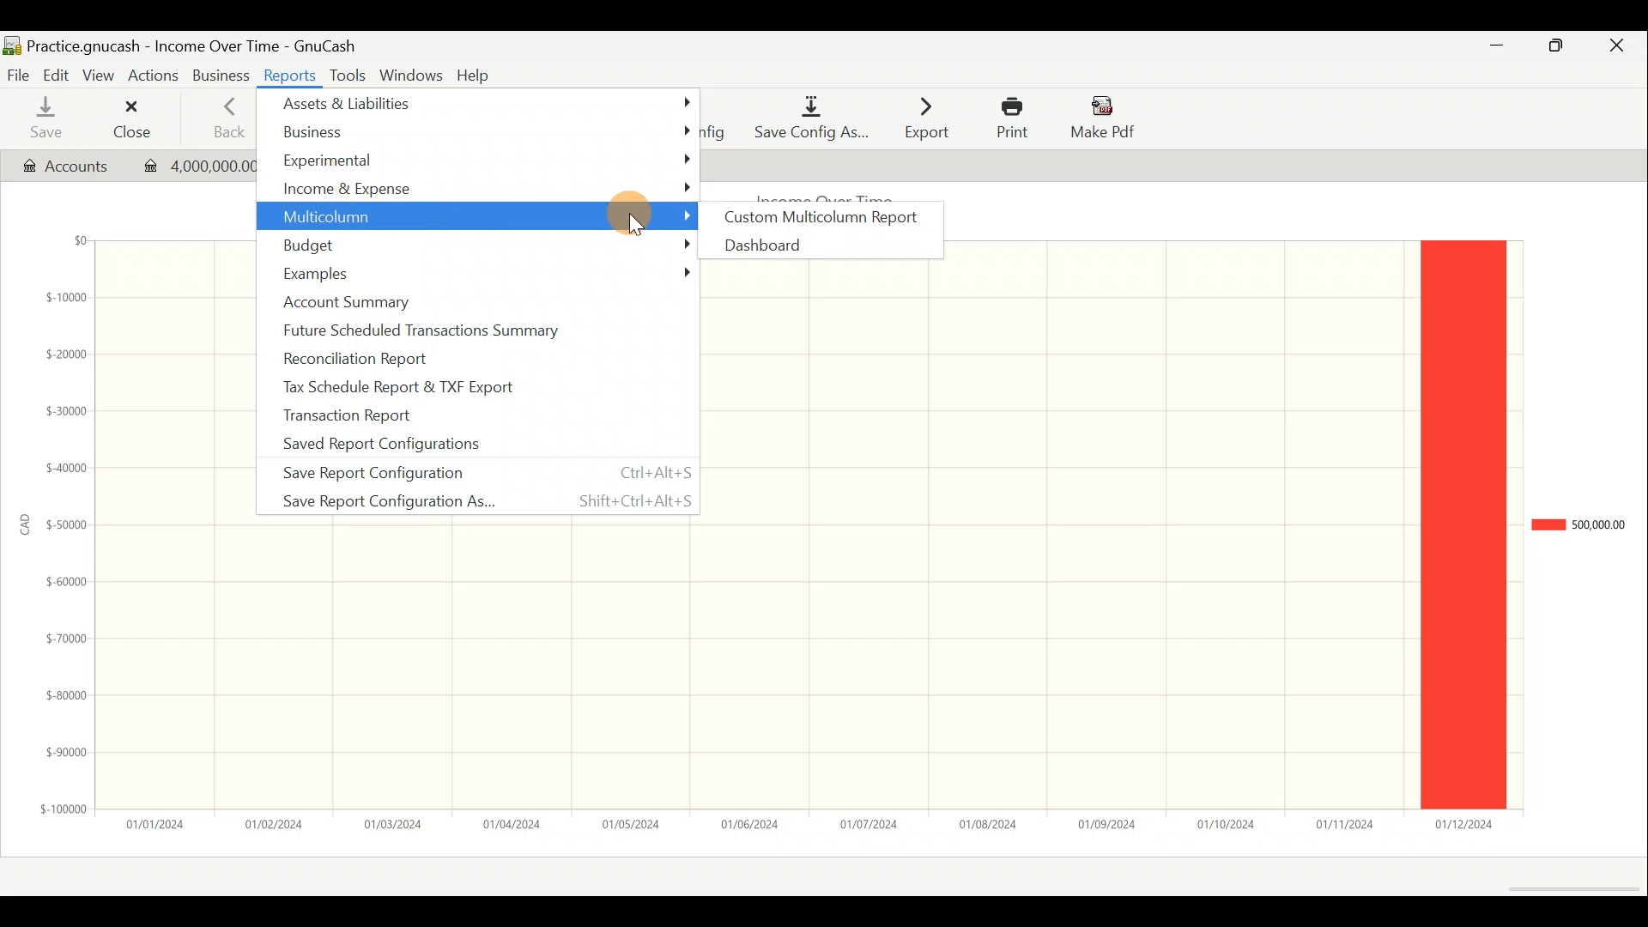 The height and width of the screenshot is (927, 1648). I want to click on Dashboard, so click(821, 246).